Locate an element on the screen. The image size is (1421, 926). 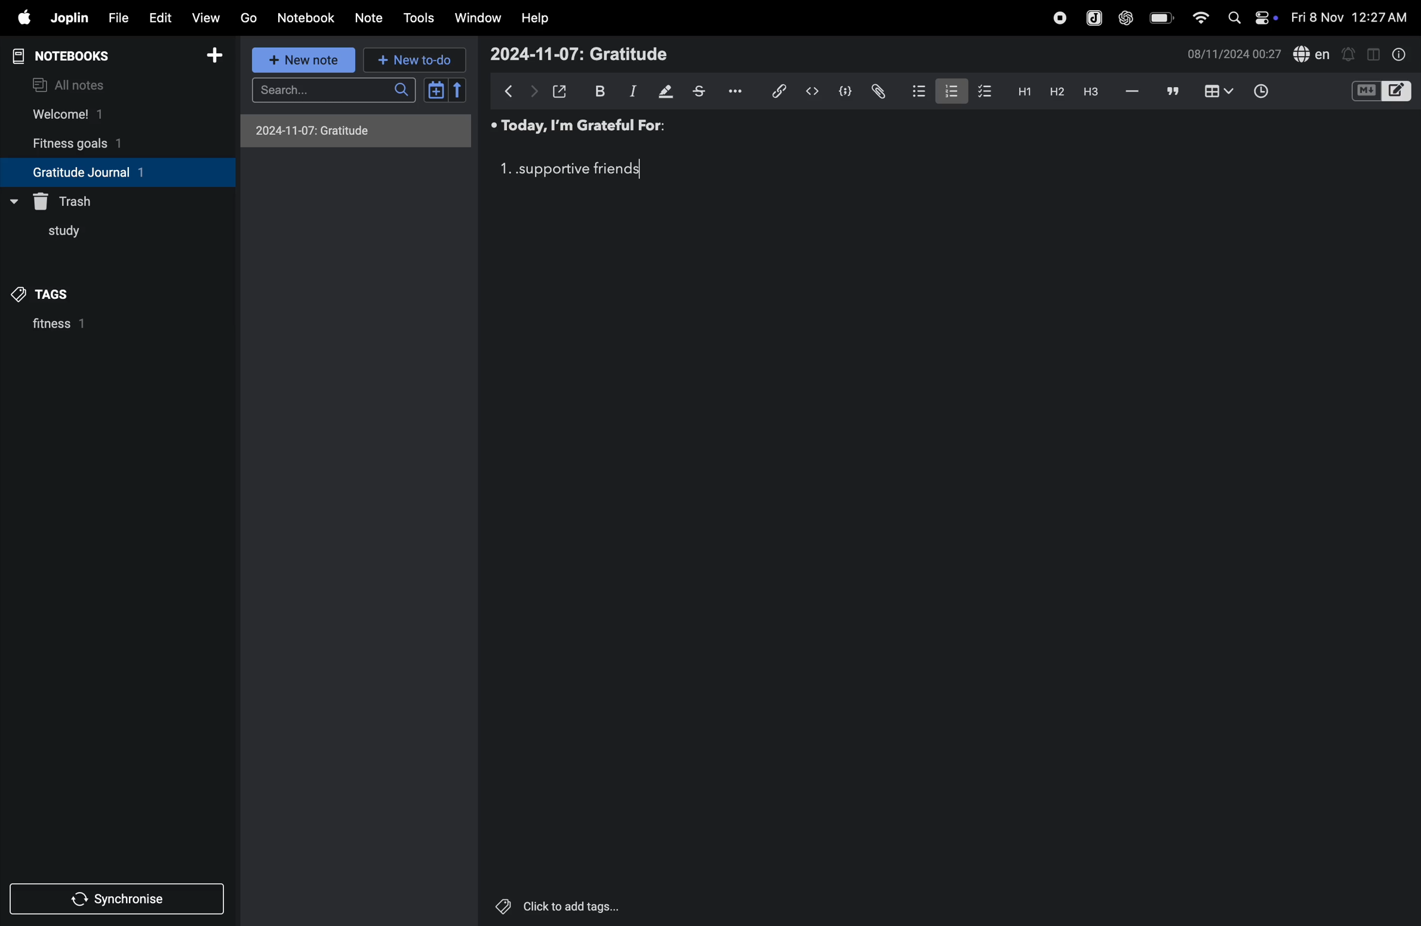
apple menu is located at coordinates (19, 18).